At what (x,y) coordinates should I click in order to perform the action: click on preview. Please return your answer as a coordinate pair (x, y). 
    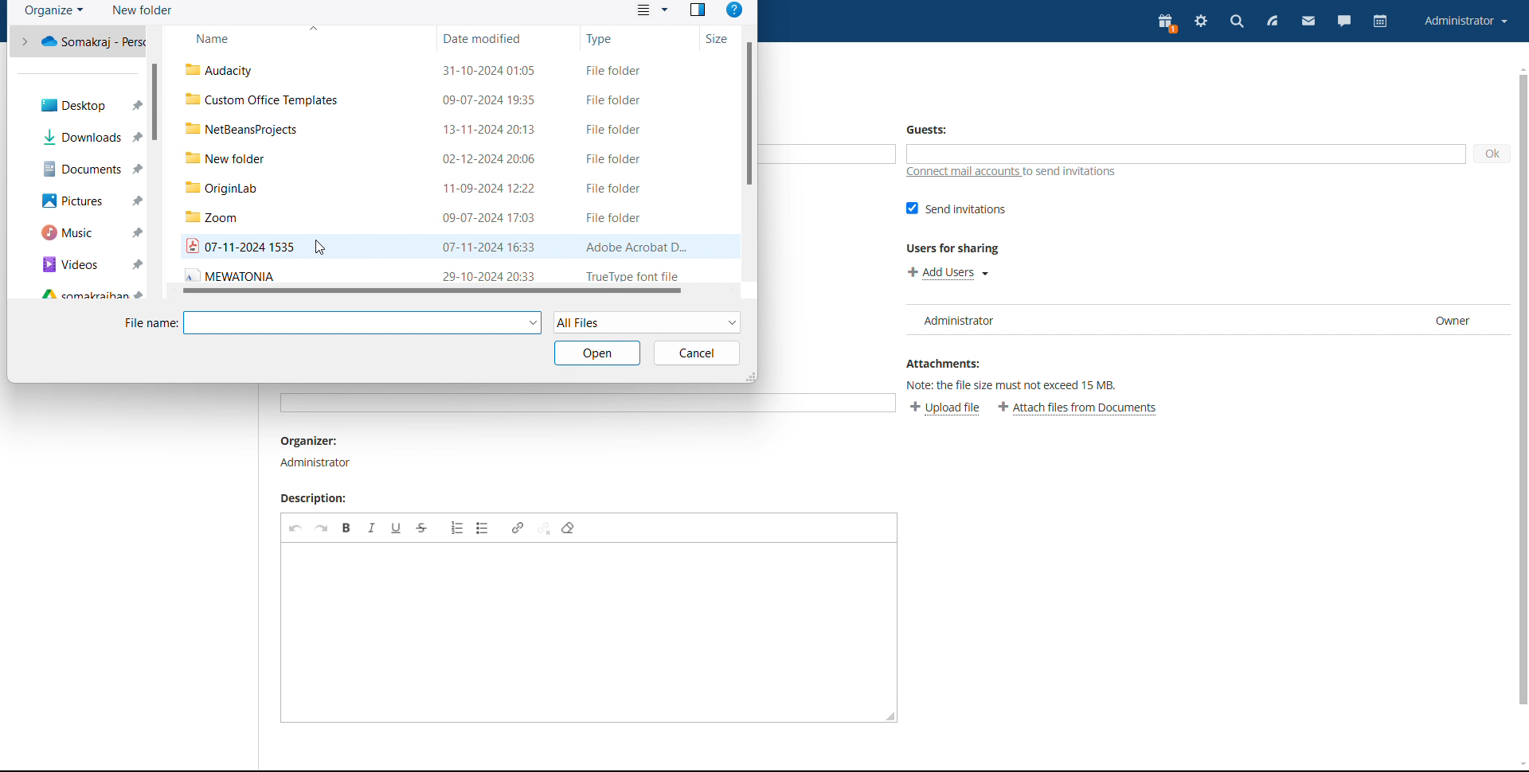
    Looking at the image, I should click on (698, 11).